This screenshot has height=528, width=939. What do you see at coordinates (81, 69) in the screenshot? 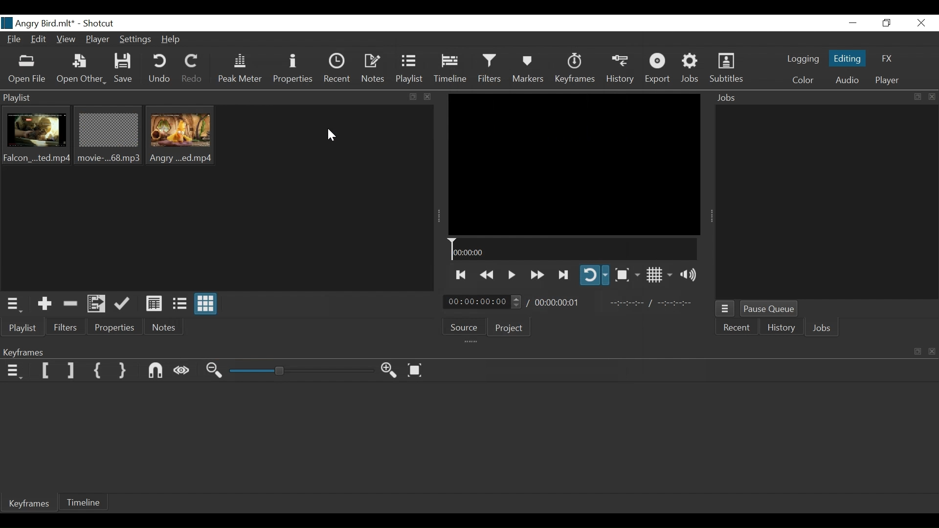
I see `Open Other` at bounding box center [81, 69].